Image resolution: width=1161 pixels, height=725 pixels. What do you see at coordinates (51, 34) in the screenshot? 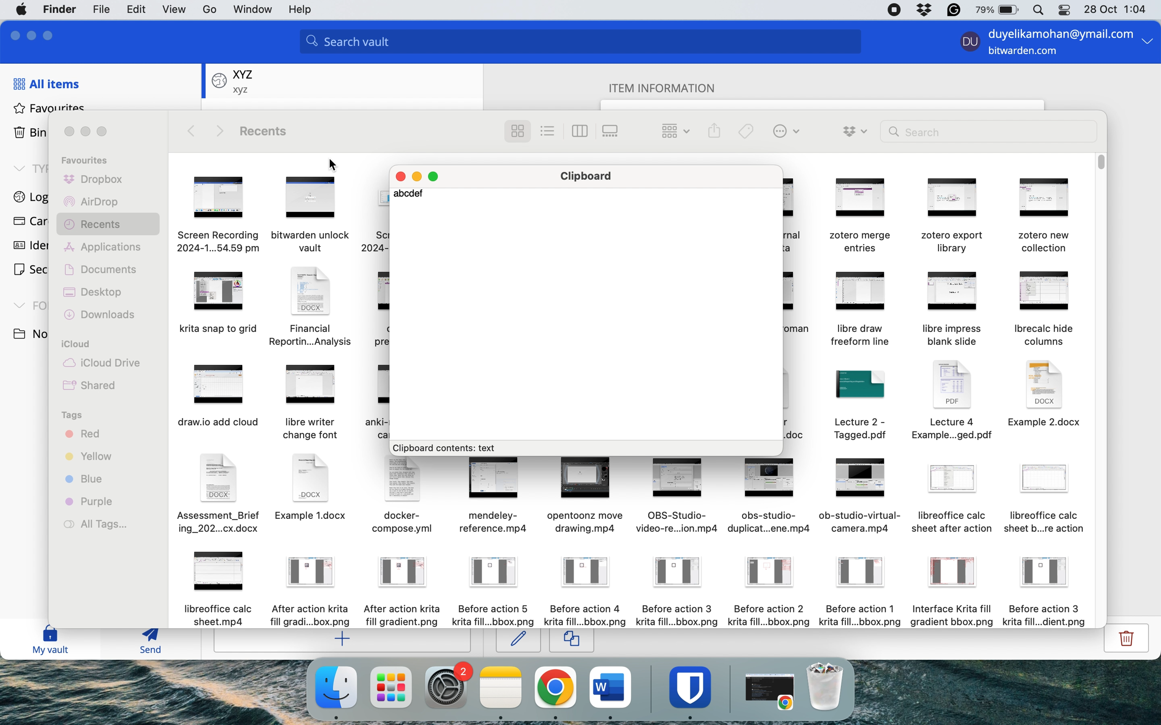
I see `maximise` at bounding box center [51, 34].